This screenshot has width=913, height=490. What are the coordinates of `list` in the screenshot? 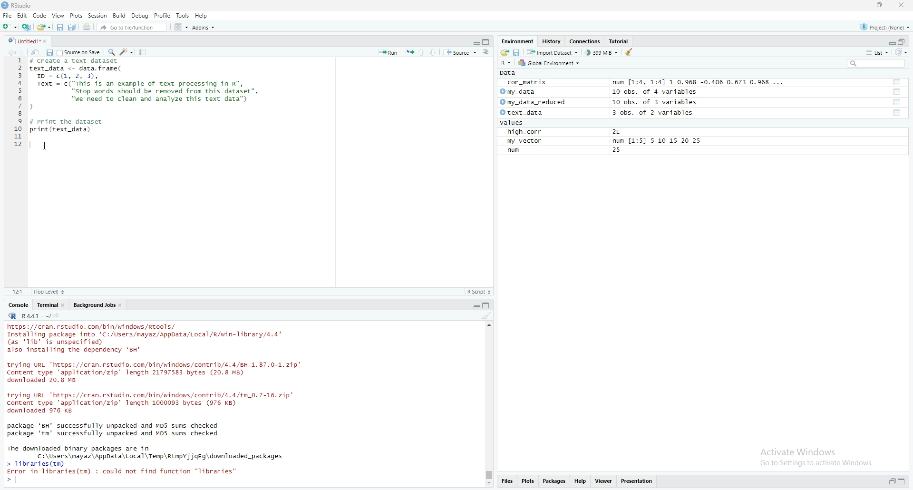 It's located at (879, 53).